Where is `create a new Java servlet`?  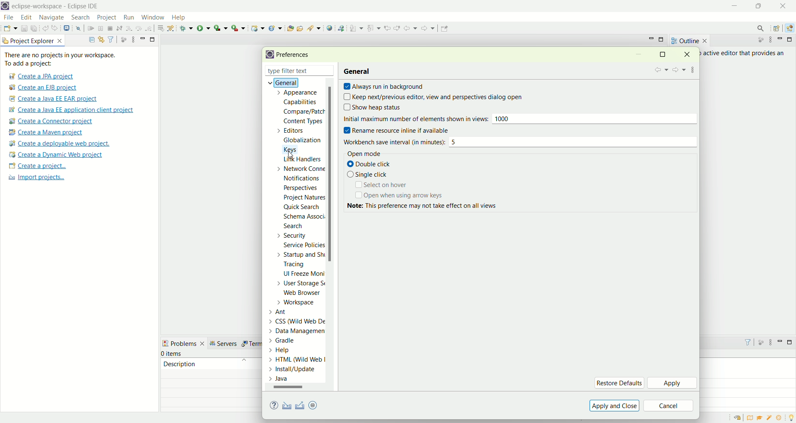
create a new Java servlet is located at coordinates (277, 28).